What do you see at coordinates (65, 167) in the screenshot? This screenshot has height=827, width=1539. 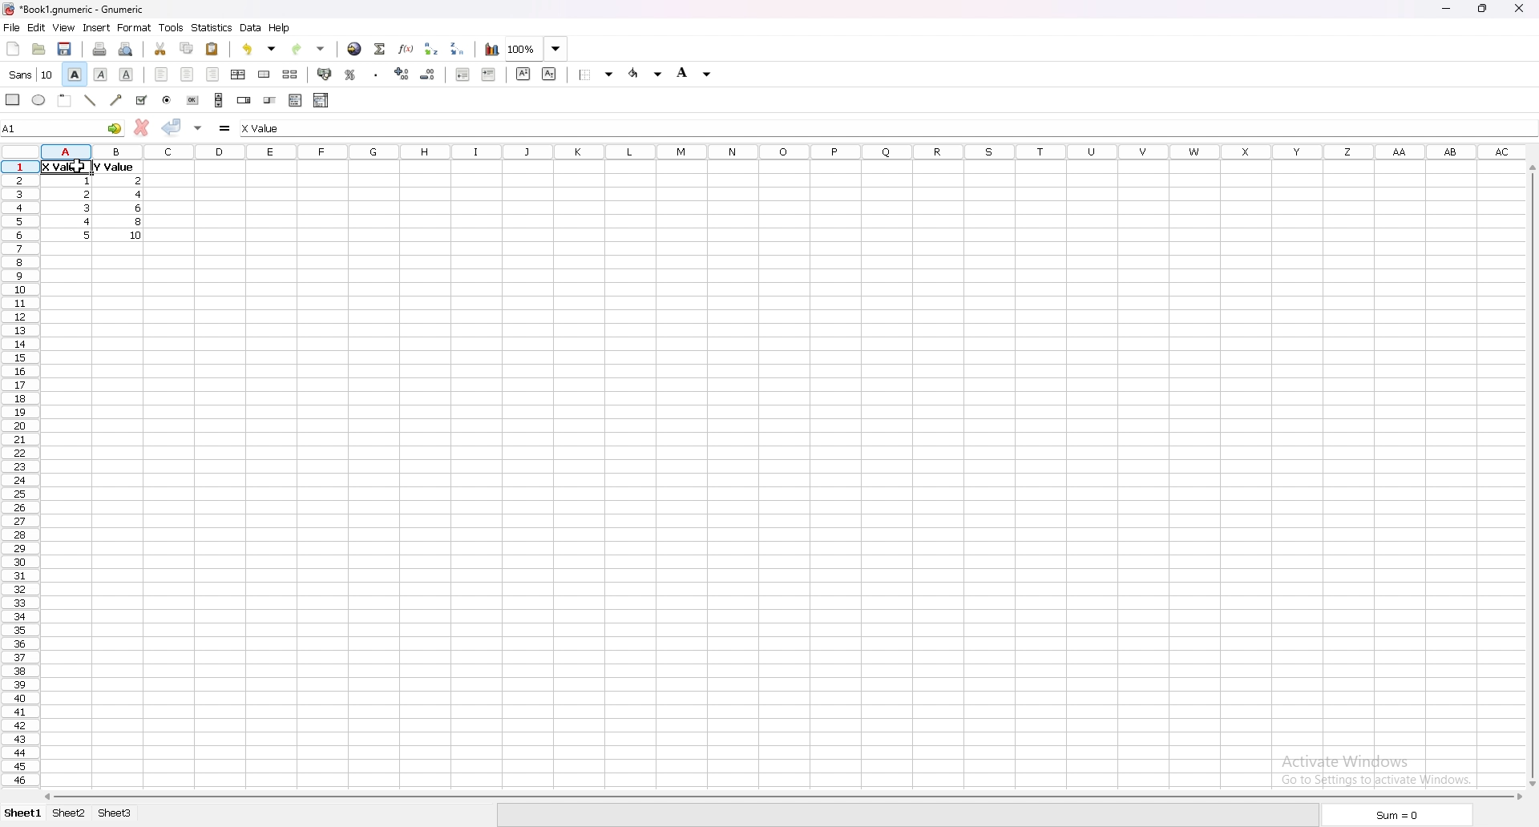 I see `selected cell` at bounding box center [65, 167].